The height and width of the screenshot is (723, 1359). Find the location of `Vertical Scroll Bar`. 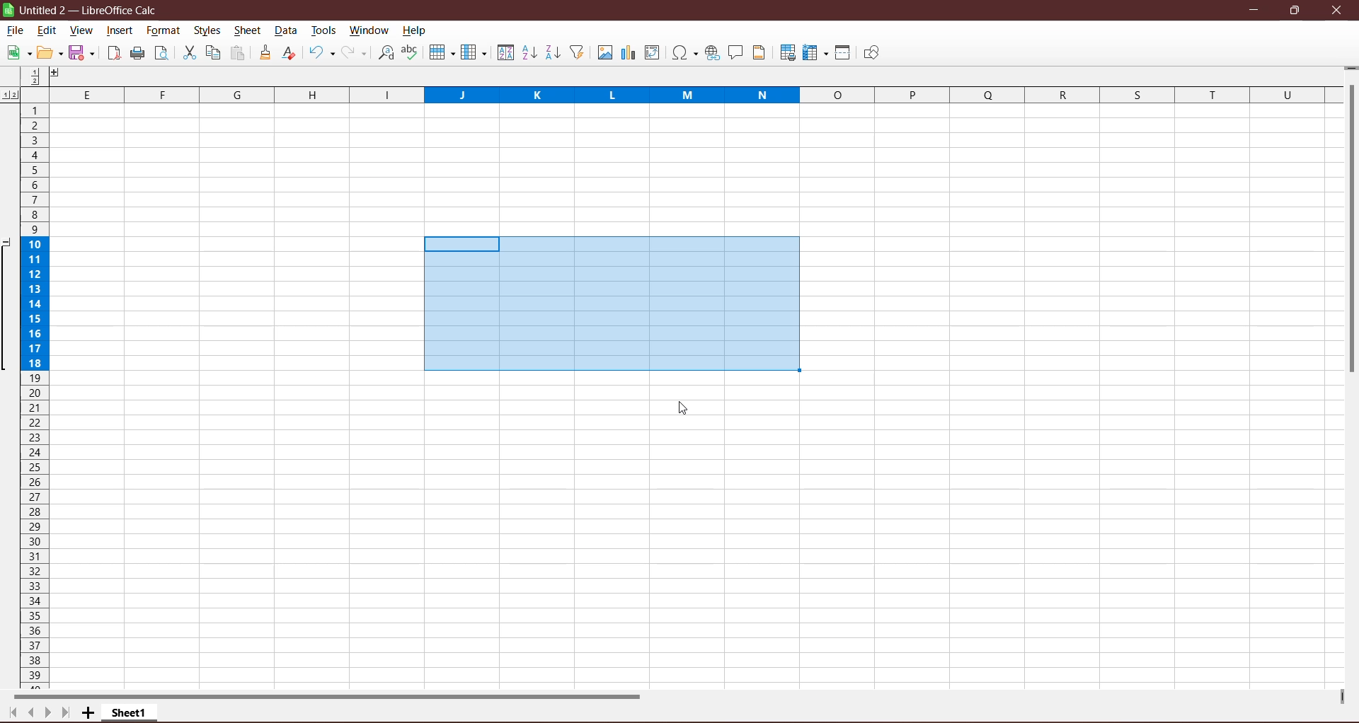

Vertical Scroll Bar is located at coordinates (1351, 231).